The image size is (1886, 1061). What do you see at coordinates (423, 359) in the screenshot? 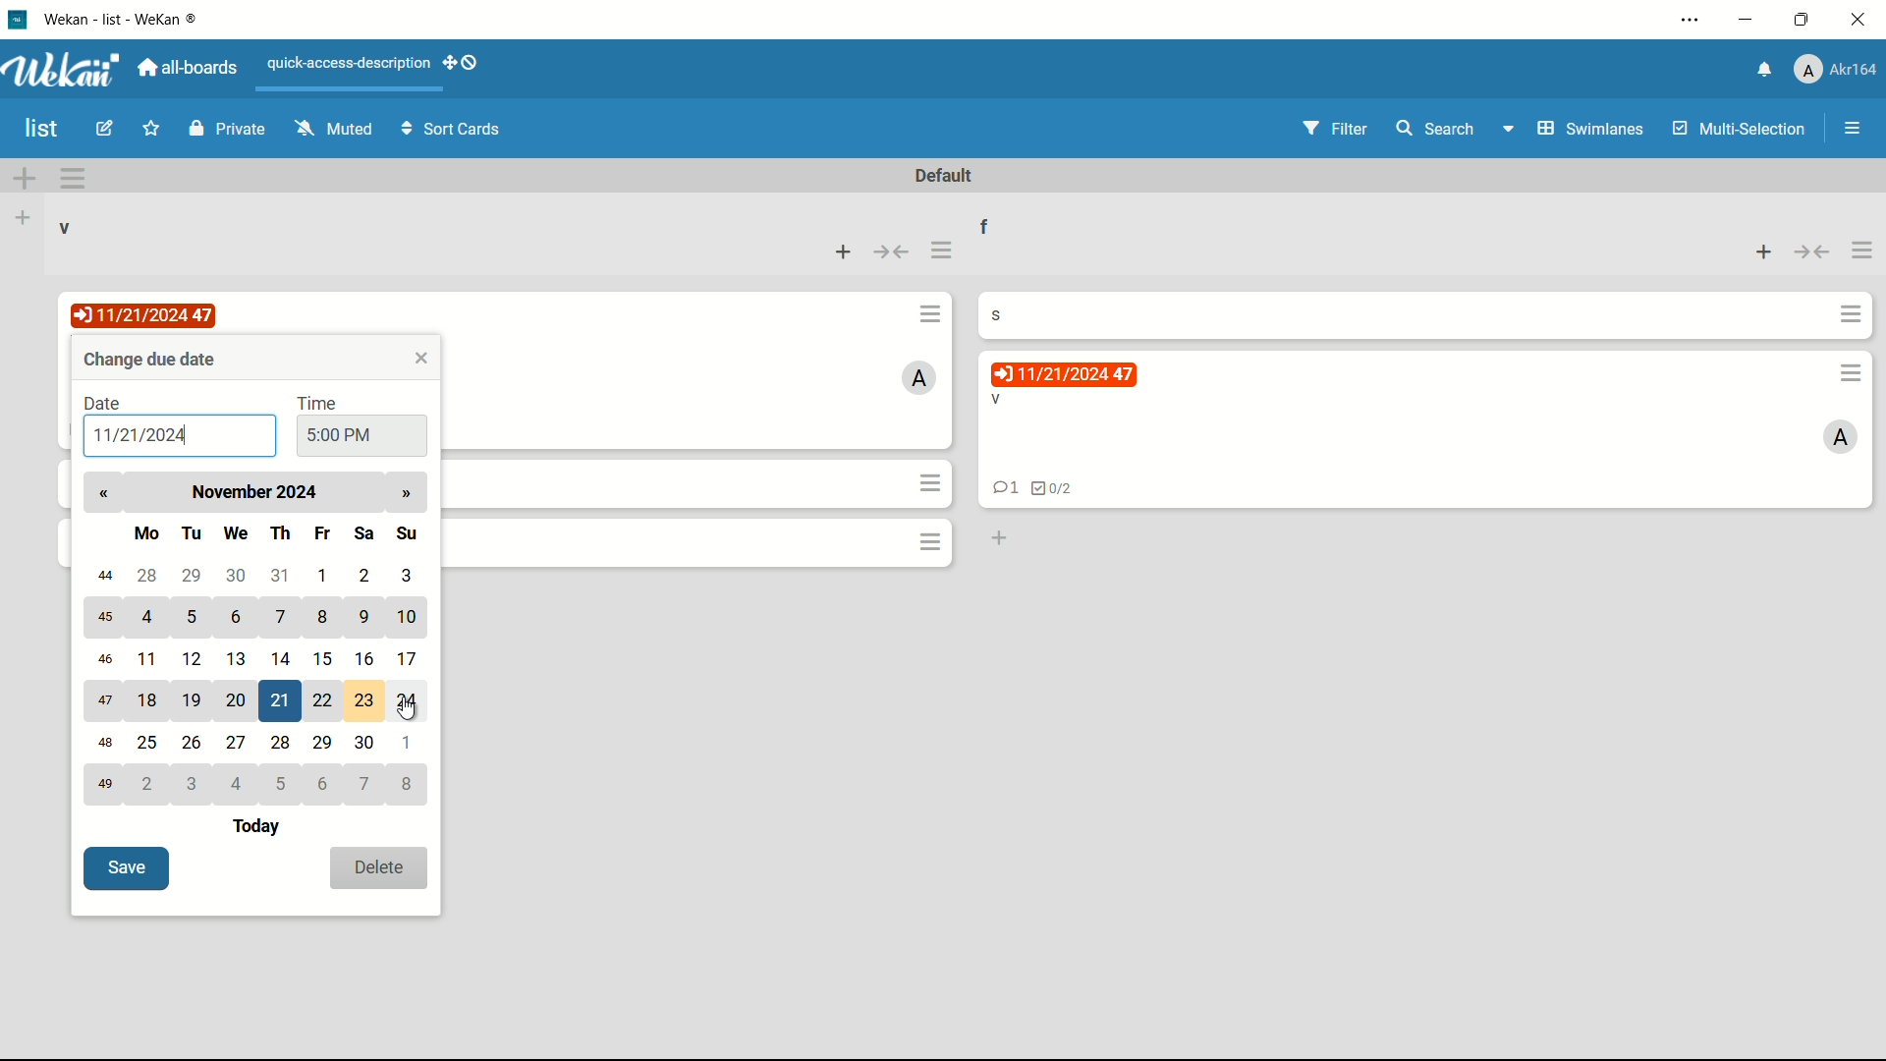
I see `close window` at bounding box center [423, 359].